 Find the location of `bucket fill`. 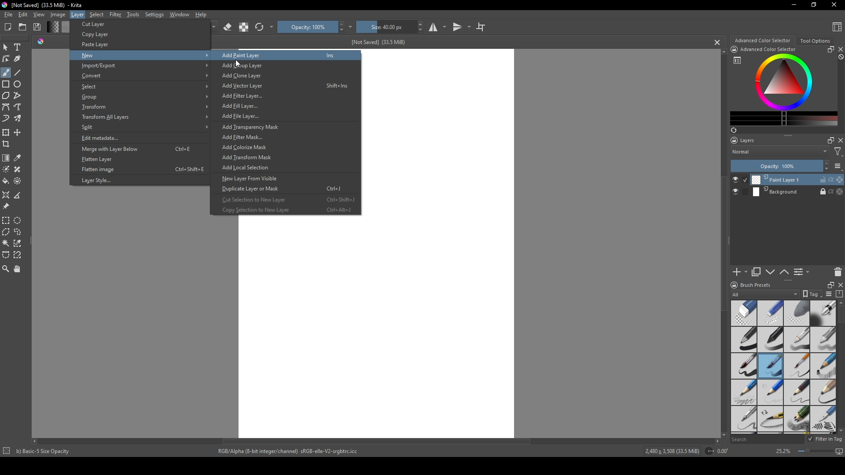

bucket fill is located at coordinates (7, 181).